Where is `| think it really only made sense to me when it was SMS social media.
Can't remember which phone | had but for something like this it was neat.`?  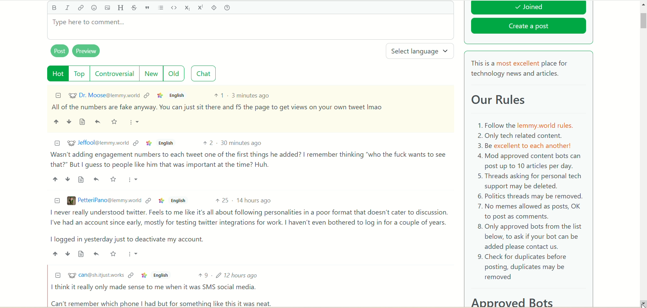
| think it really only made sense to me when it was SMS social media.
Can't remember which phone | had but for something like this it was neat. is located at coordinates (163, 295).